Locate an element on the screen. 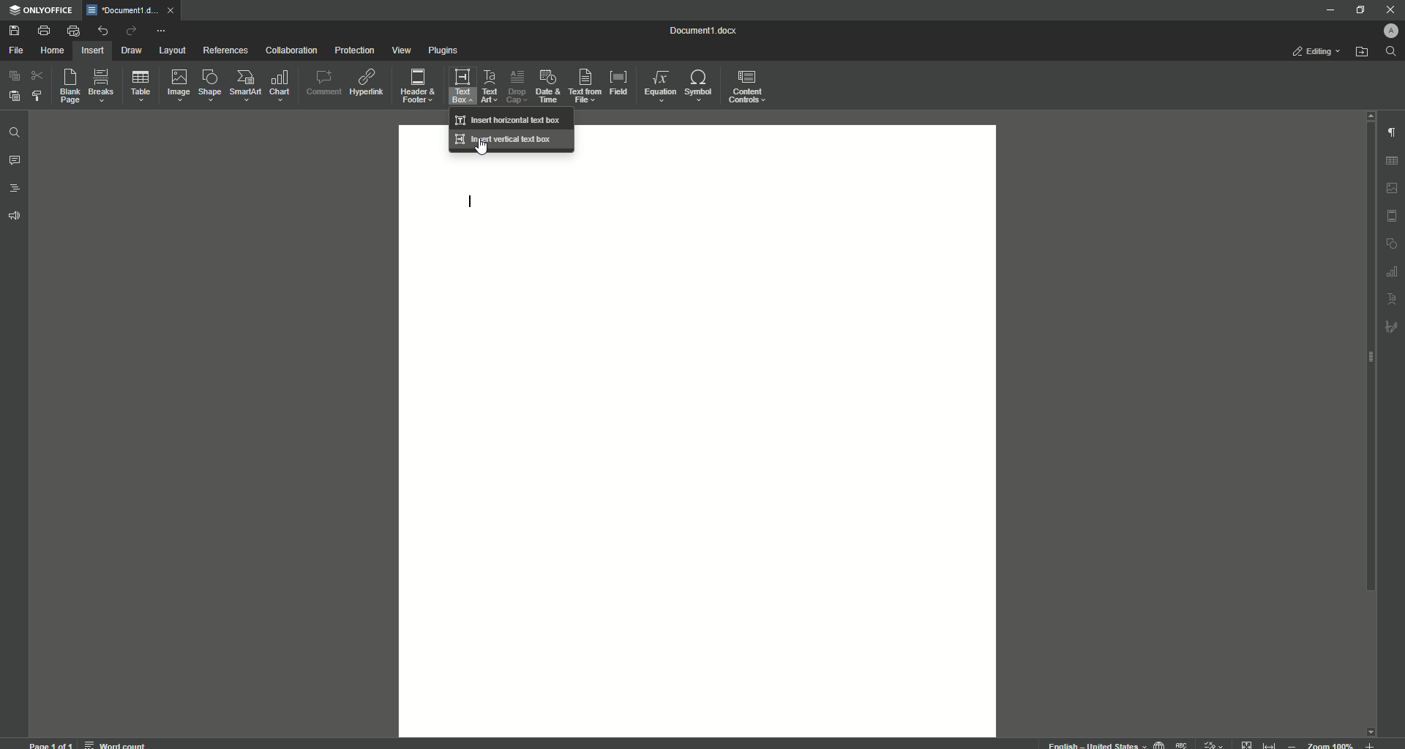 This screenshot has width=1405, height=749. Image is located at coordinates (177, 85).